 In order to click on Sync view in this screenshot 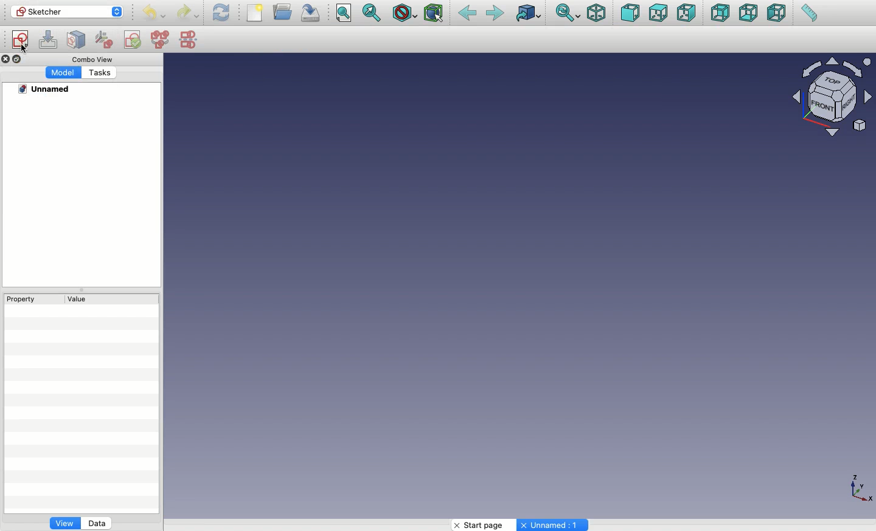, I will do `click(568, 13)`.